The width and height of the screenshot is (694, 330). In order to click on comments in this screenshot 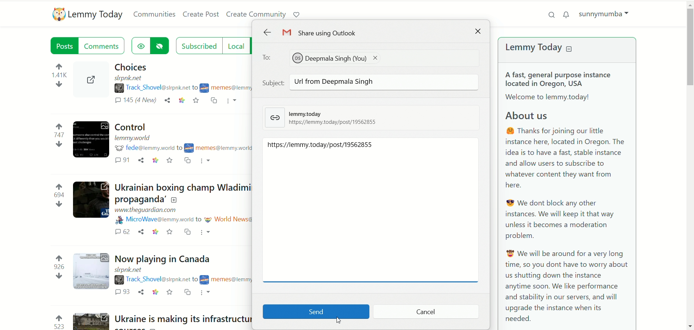, I will do `click(124, 161)`.